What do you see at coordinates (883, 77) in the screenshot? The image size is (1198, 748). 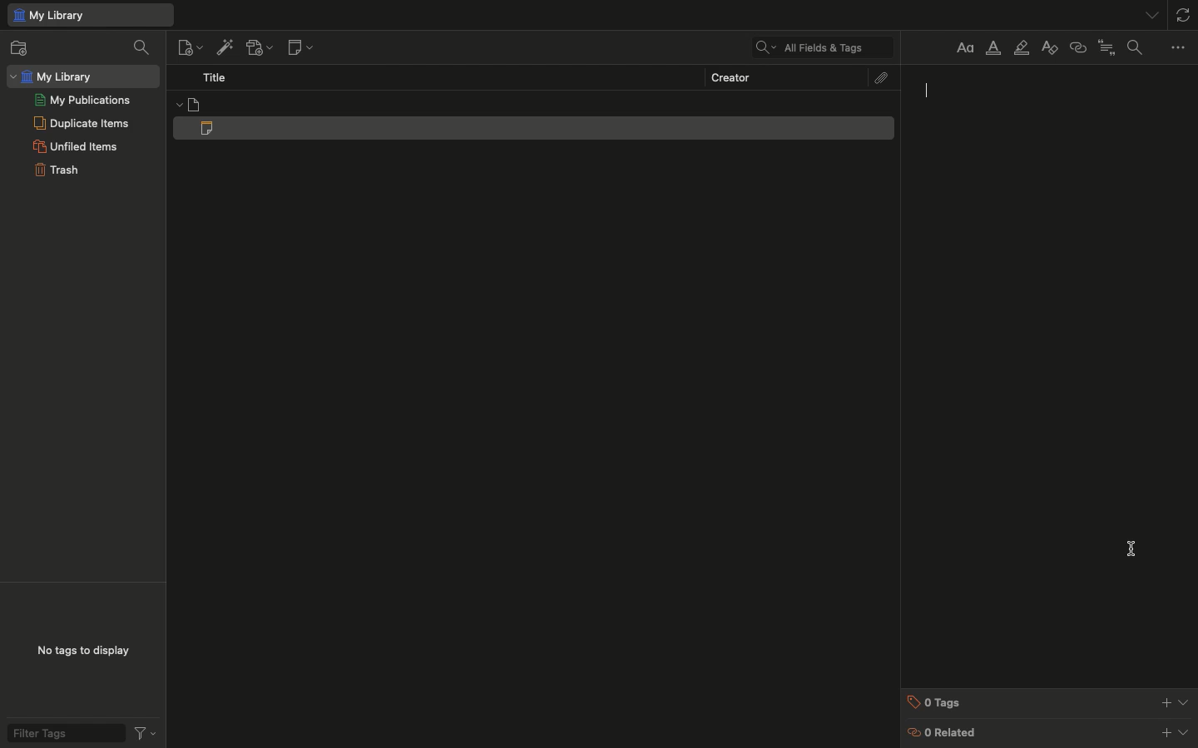 I see `Attachments` at bounding box center [883, 77].